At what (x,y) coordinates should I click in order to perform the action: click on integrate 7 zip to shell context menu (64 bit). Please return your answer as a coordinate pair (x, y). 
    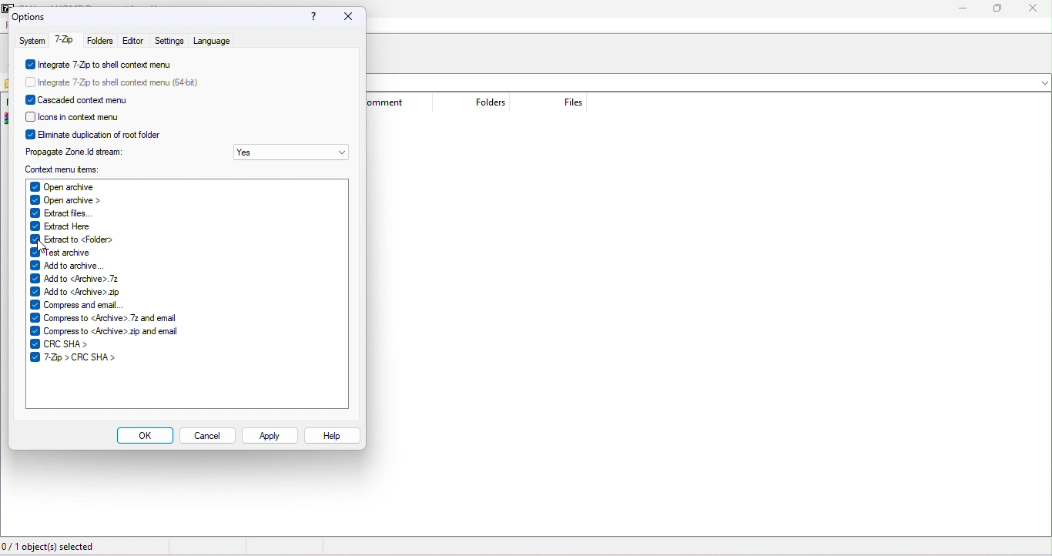
    Looking at the image, I should click on (119, 80).